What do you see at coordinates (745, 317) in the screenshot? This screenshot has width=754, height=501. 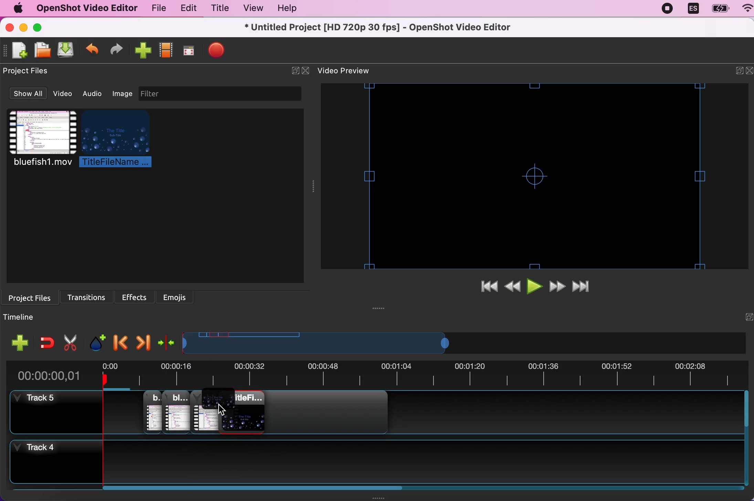 I see `hide/expand` at bounding box center [745, 317].